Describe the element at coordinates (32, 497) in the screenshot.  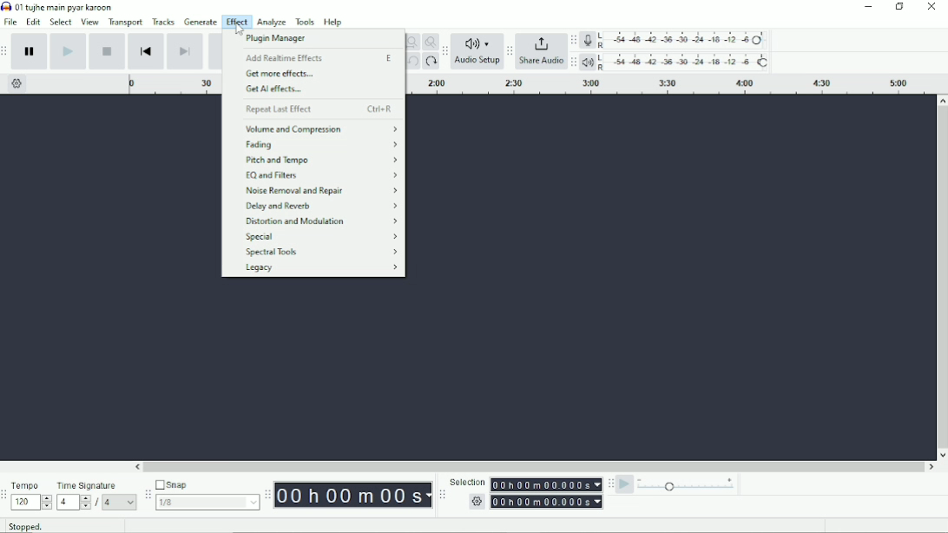
I see `Tempo` at that location.